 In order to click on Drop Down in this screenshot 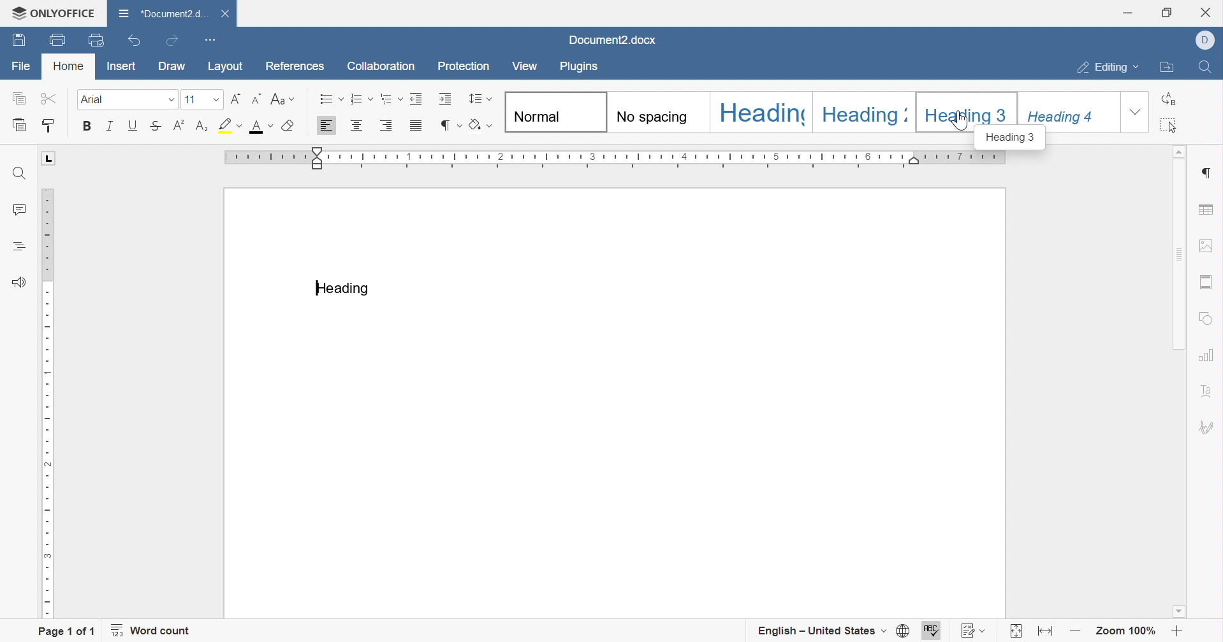, I will do `click(166, 100)`.